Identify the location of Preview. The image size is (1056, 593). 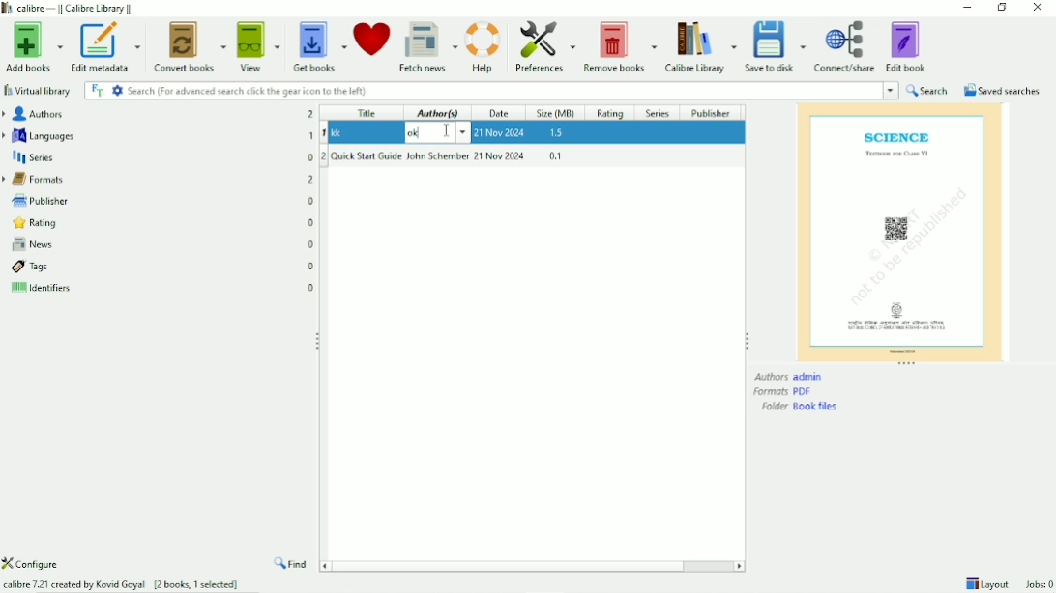
(901, 231).